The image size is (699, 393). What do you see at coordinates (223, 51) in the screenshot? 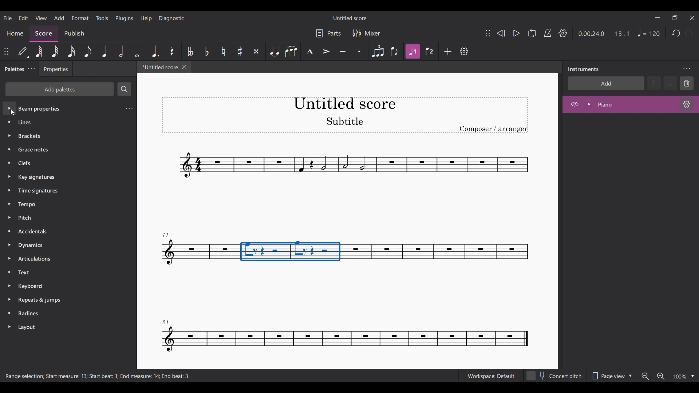
I see `Toggle natural` at bounding box center [223, 51].